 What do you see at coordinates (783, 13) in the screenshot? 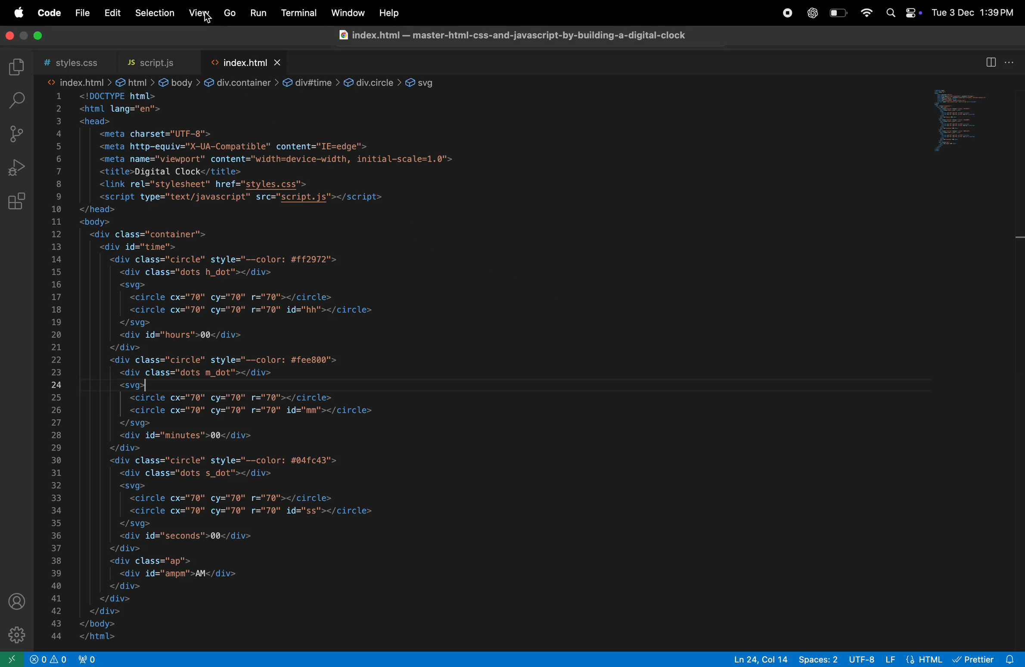
I see `record` at bounding box center [783, 13].